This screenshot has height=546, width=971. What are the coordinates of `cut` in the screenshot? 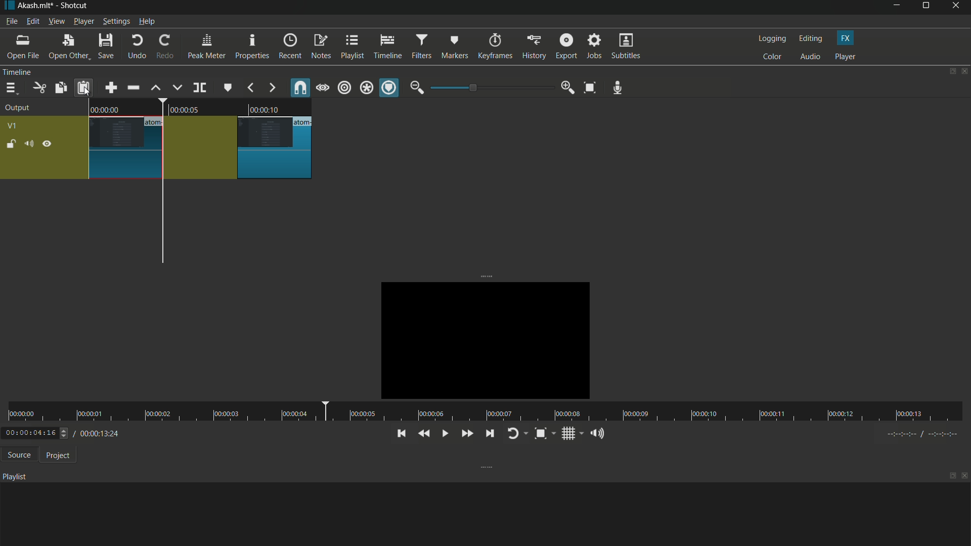 It's located at (38, 88).